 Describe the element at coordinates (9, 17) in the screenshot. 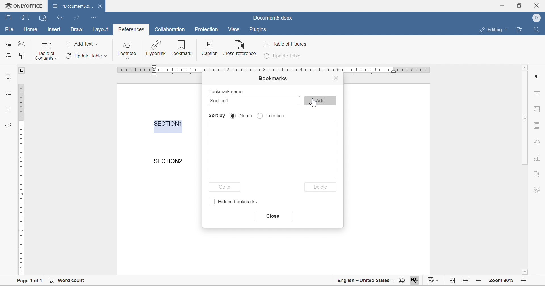

I see `save` at that location.